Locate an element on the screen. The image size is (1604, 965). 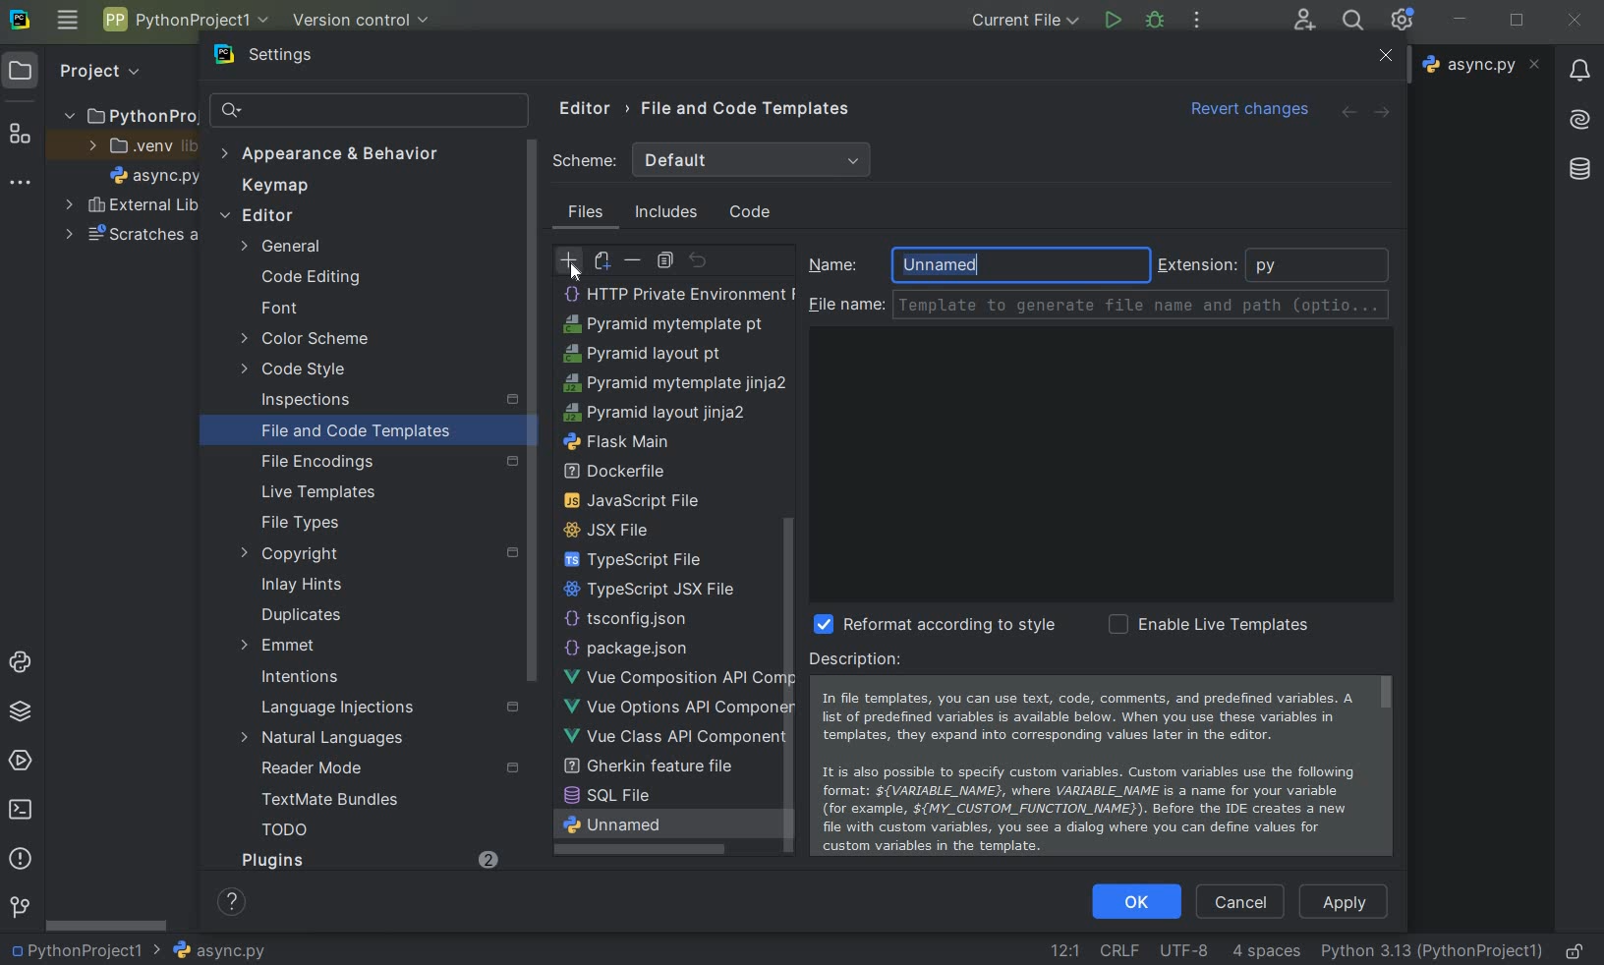
run is located at coordinates (1112, 21).